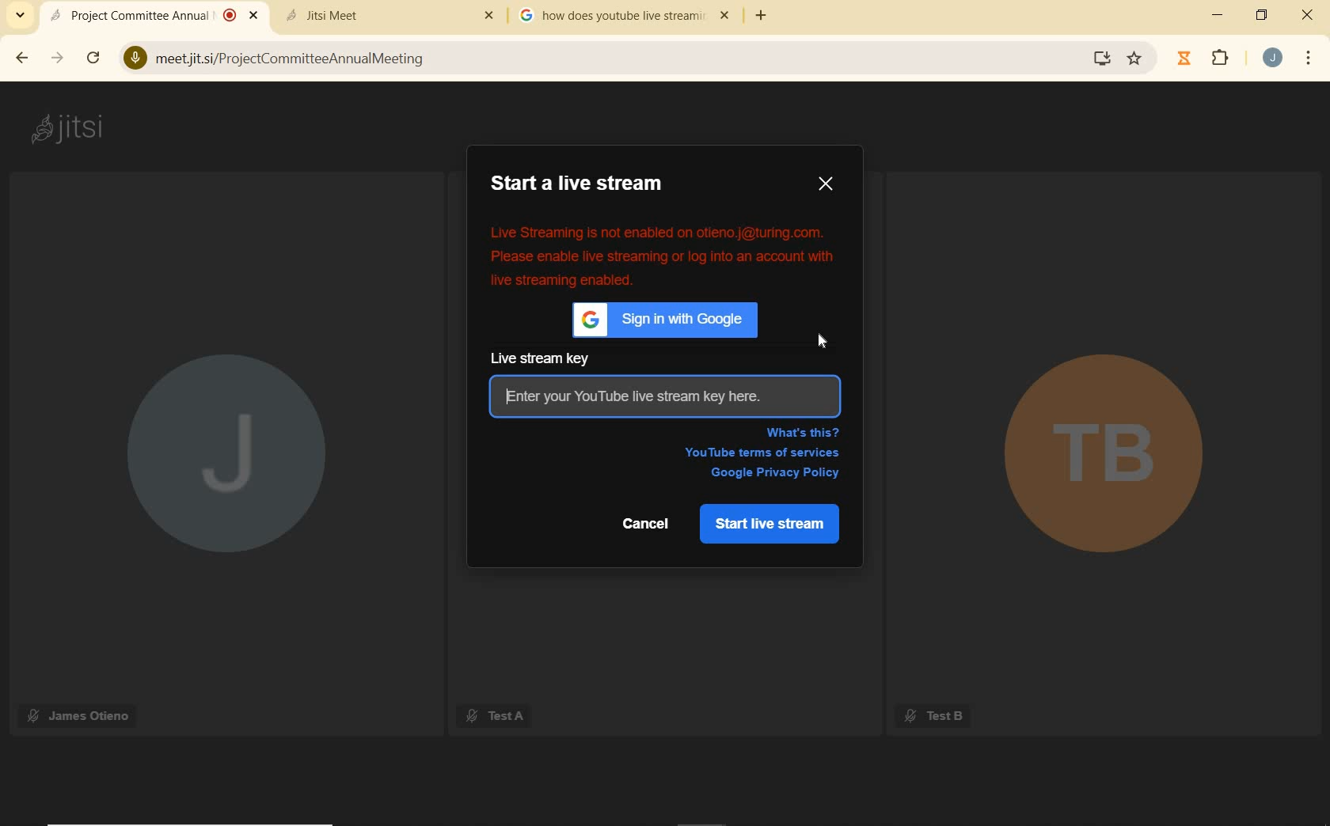  Describe the element at coordinates (1217, 17) in the screenshot. I see `minimize` at that location.